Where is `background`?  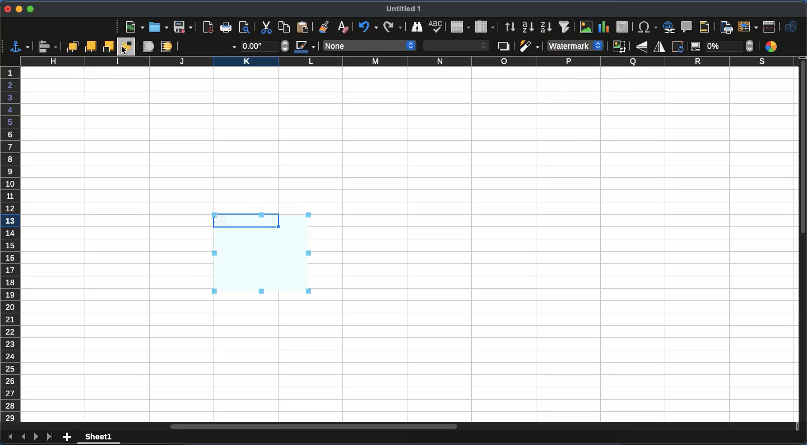
background is located at coordinates (166, 48).